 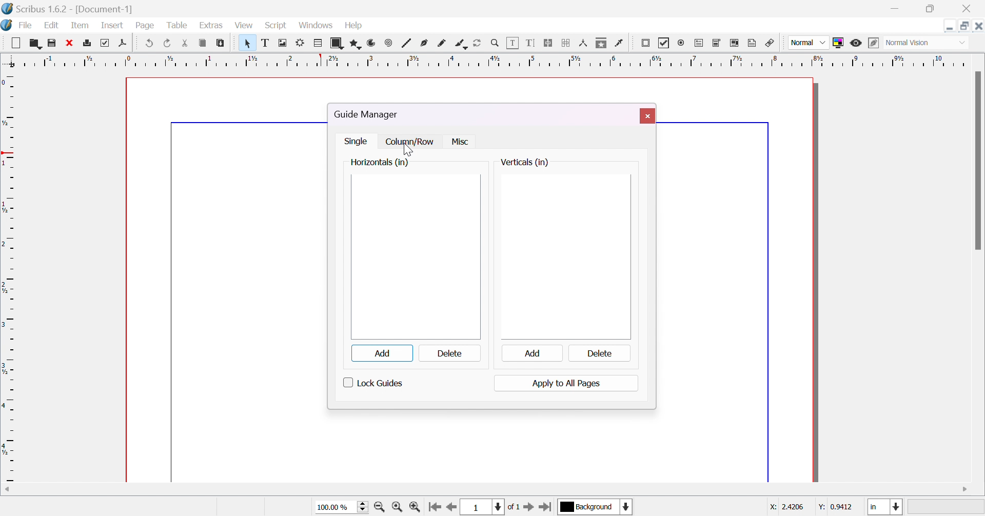 I want to click on apply to all pages, so click(x=564, y=383).